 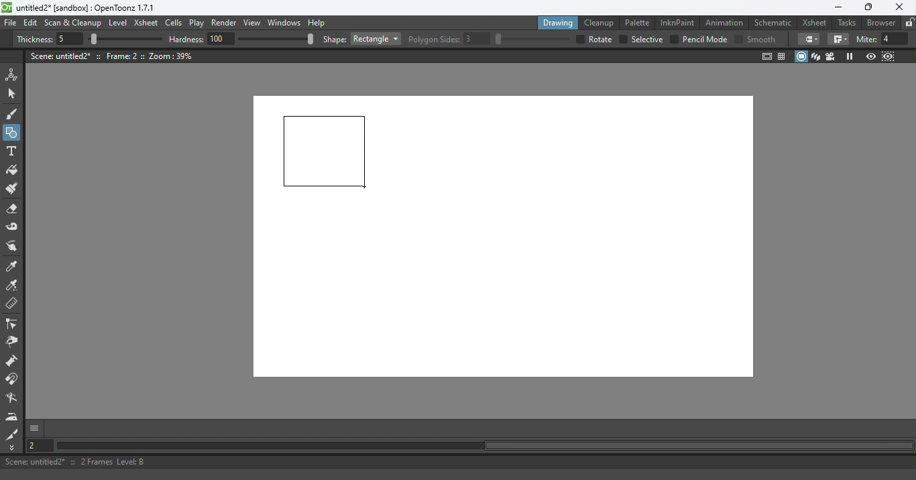 I want to click on Safe area, so click(x=766, y=56).